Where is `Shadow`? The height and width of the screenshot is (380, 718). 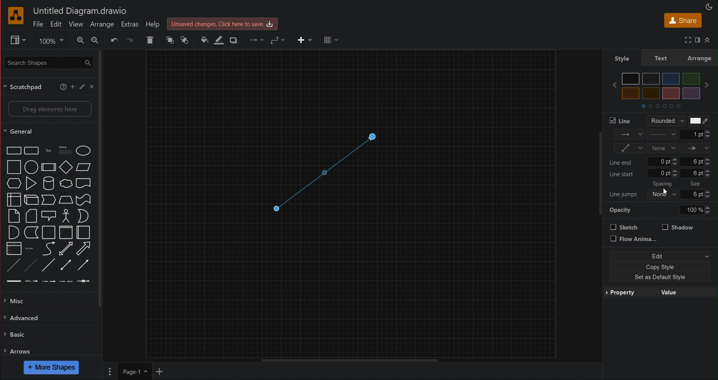
Shadow is located at coordinates (235, 41).